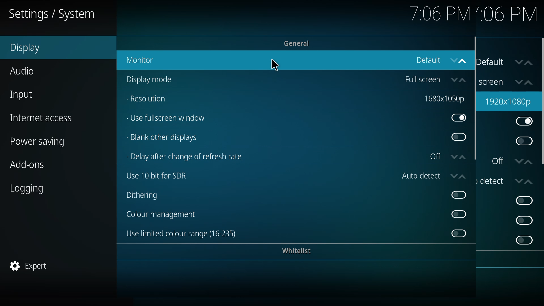 This screenshot has height=306, width=544. What do you see at coordinates (503, 14) in the screenshot?
I see `time` at bounding box center [503, 14].